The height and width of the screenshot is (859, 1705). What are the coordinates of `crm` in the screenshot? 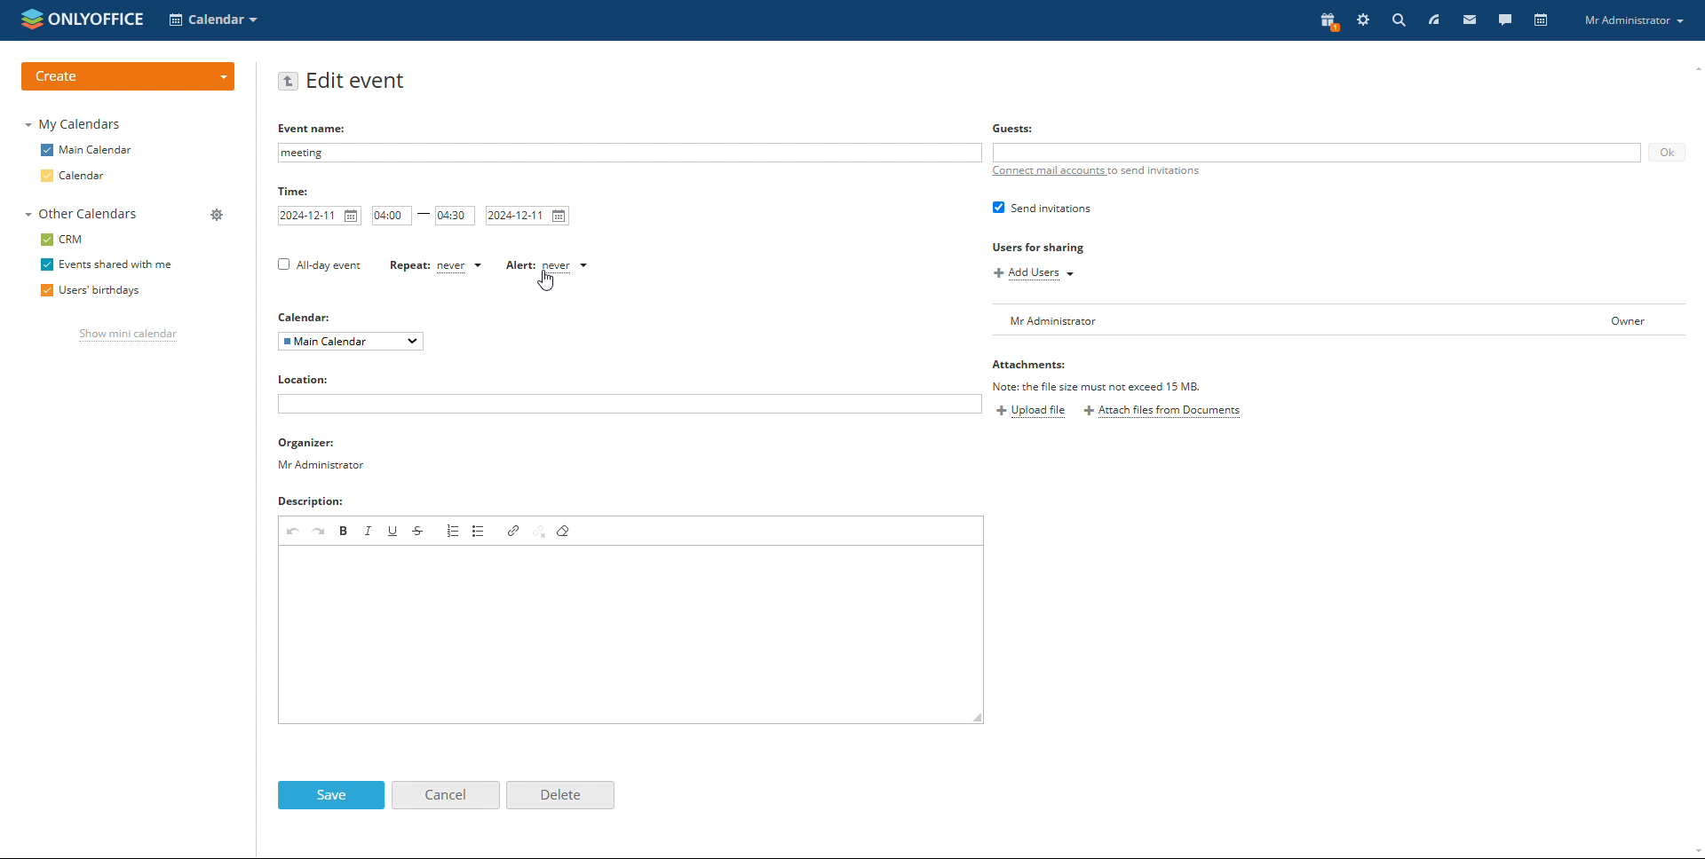 It's located at (64, 239).